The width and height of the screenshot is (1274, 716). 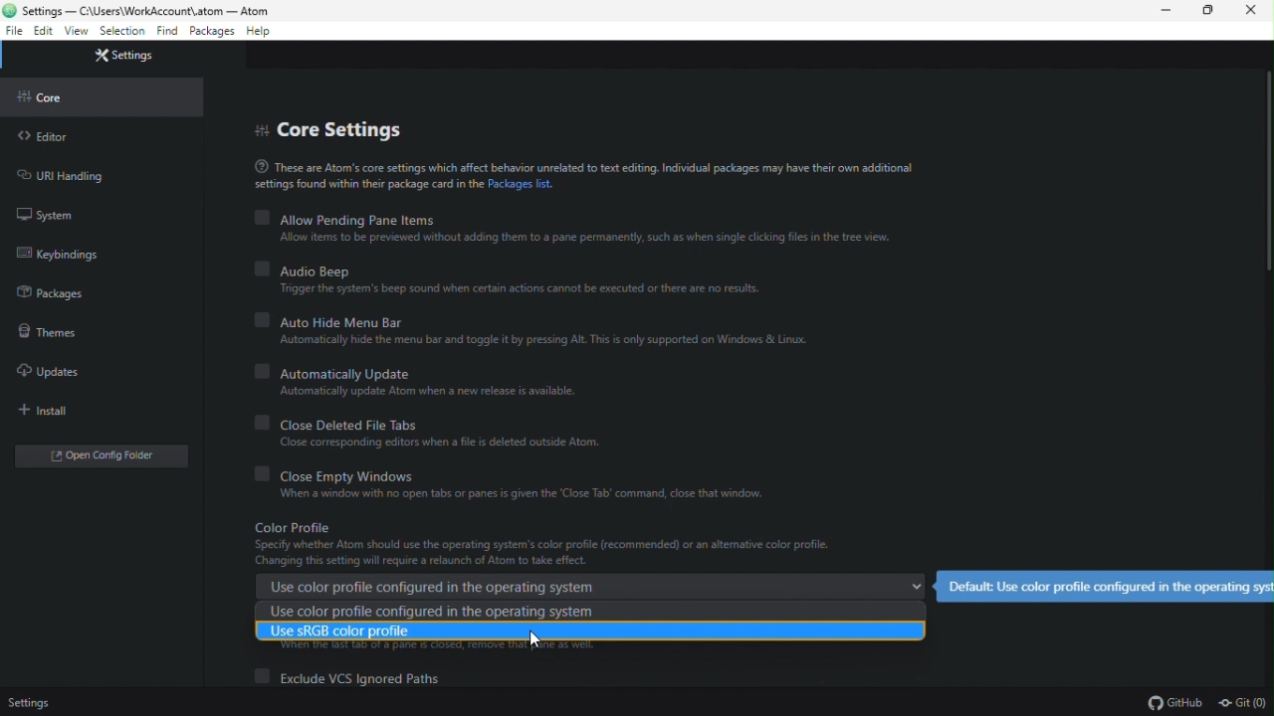 What do you see at coordinates (167, 32) in the screenshot?
I see `find ` at bounding box center [167, 32].